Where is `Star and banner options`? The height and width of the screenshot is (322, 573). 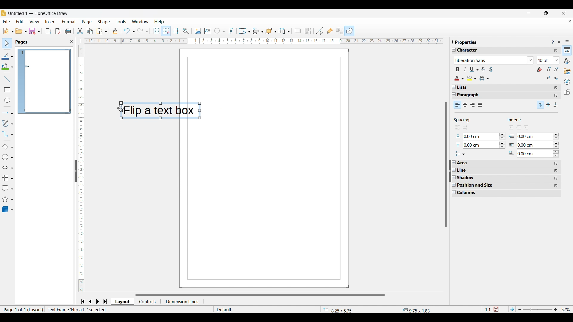 Star and banner options is located at coordinates (7, 199).